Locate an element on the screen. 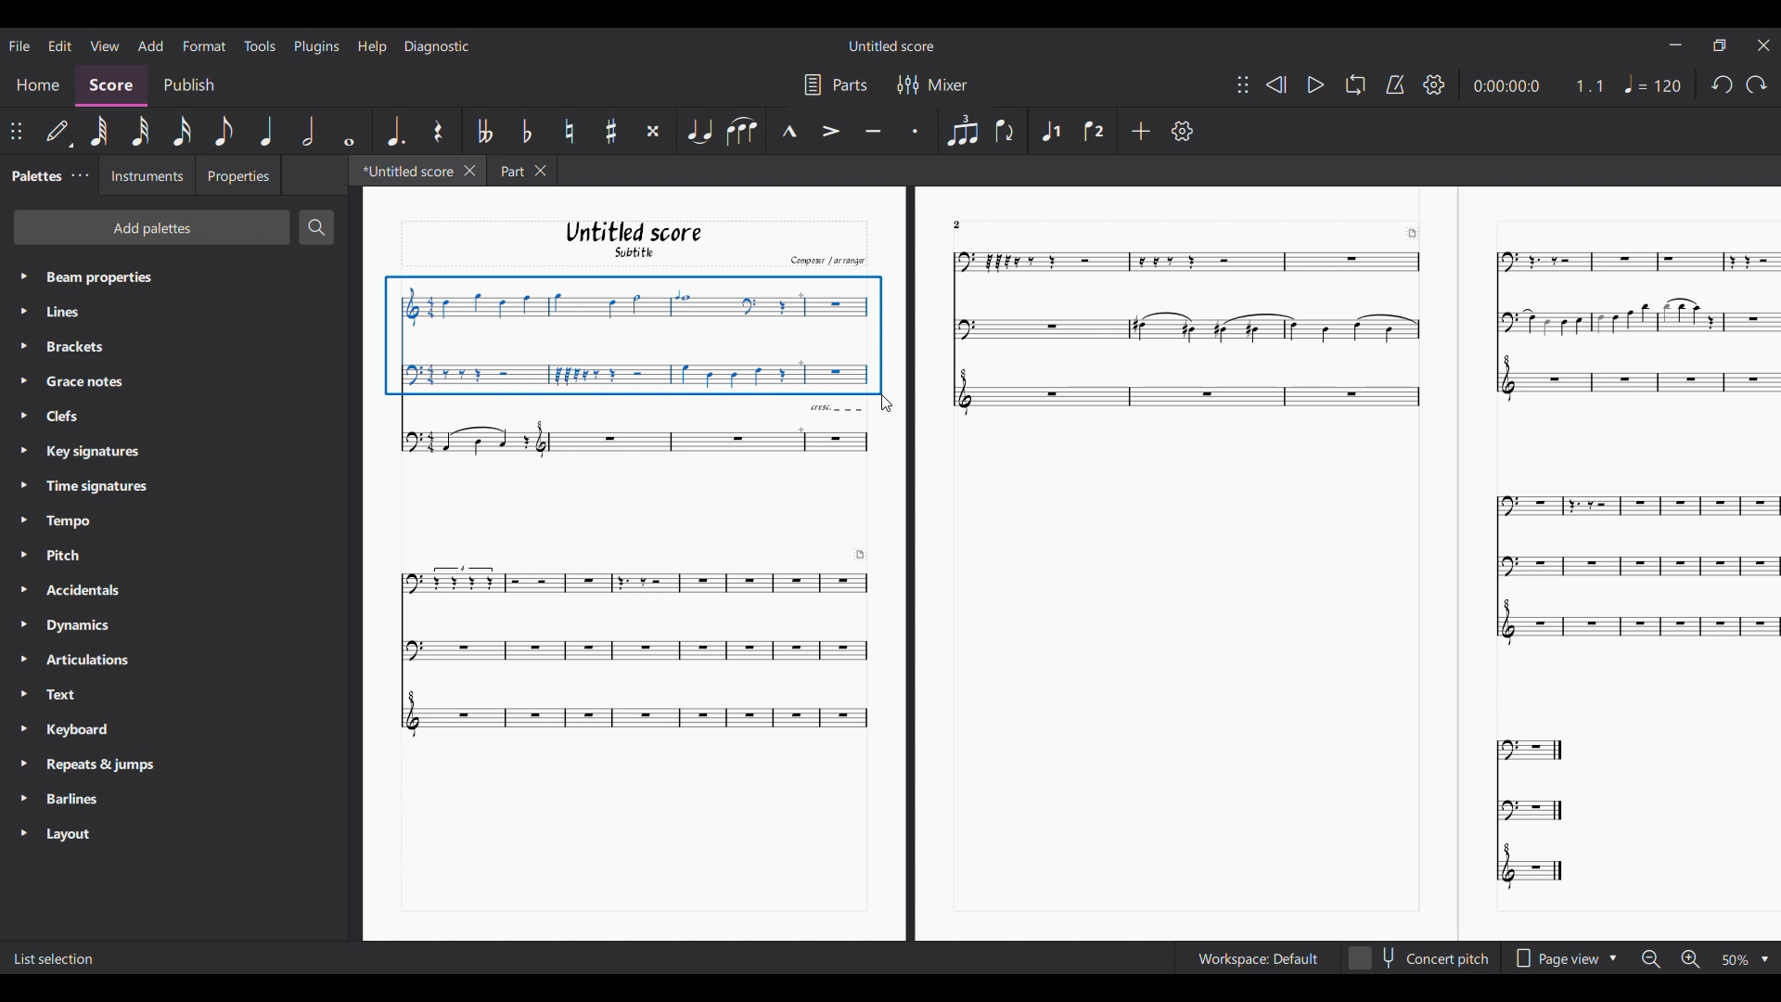 Image resolution: width=1781 pixels, height=1002 pixels. Tools is located at coordinates (260, 45).